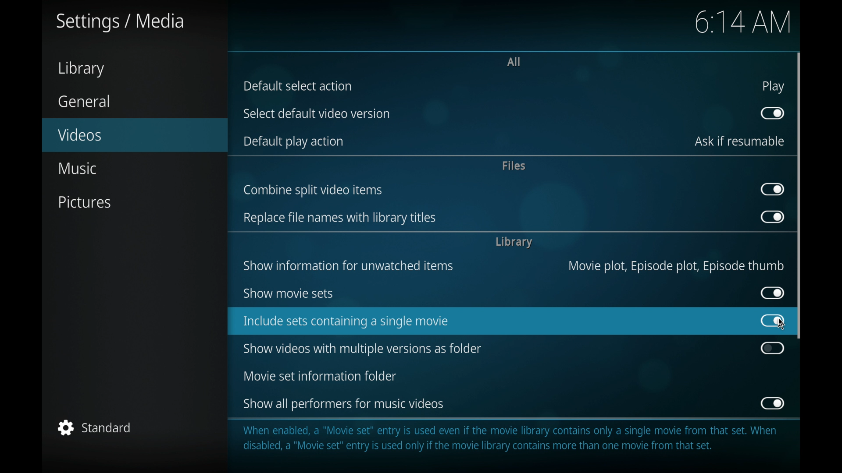 The image size is (842, 473). Describe the element at coordinates (319, 376) in the screenshot. I see `movie set information folder` at that location.